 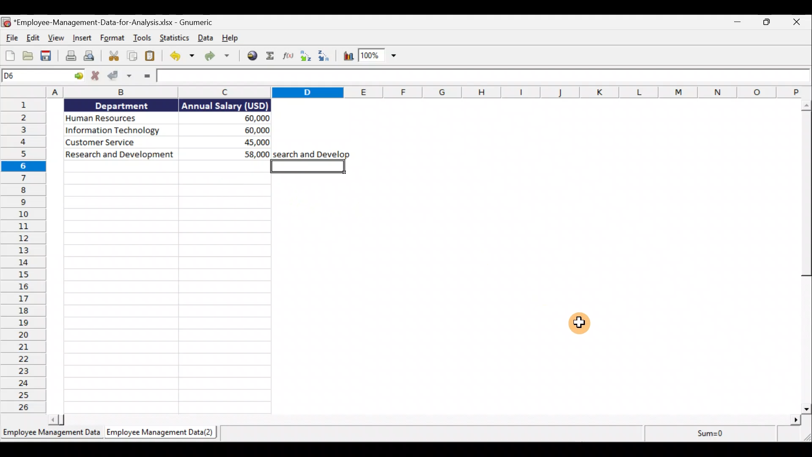 What do you see at coordinates (382, 57) in the screenshot?
I see `Zoom` at bounding box center [382, 57].